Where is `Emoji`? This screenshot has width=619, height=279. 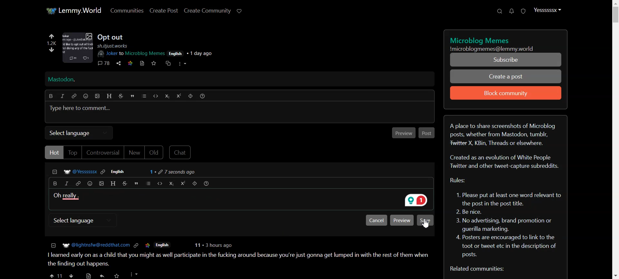 Emoji is located at coordinates (86, 96).